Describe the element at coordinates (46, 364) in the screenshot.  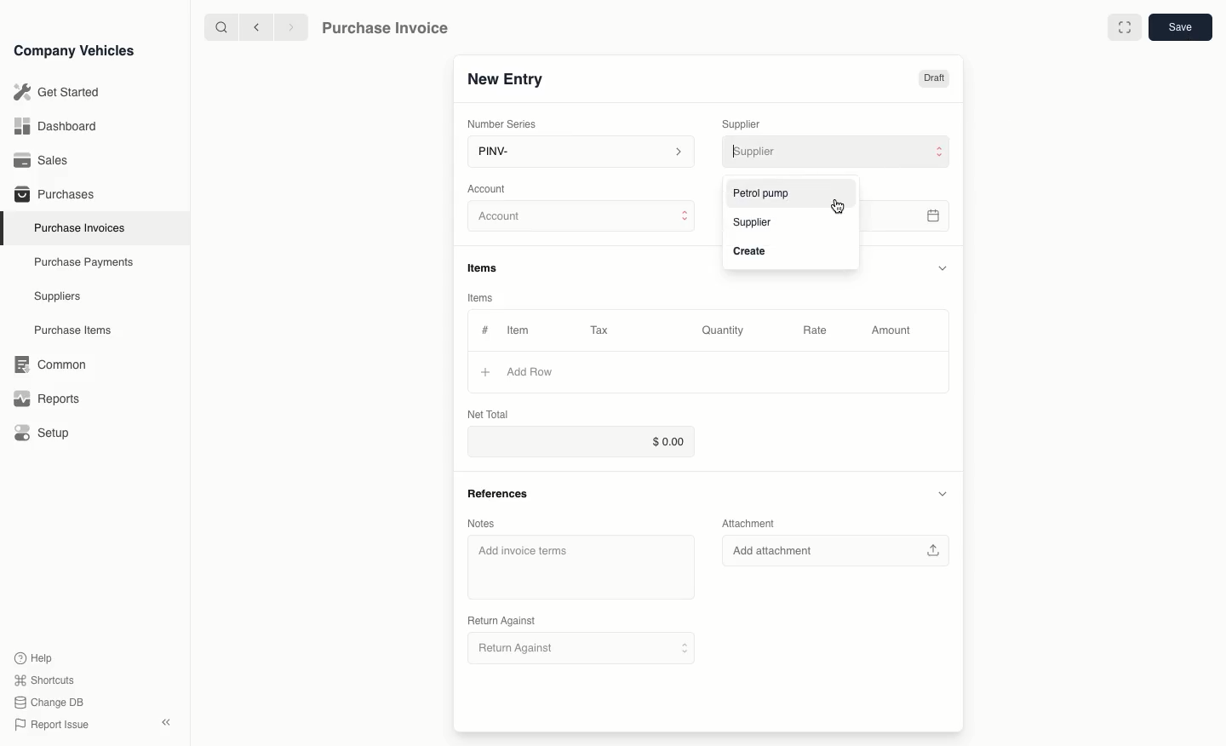
I see `Common` at that location.